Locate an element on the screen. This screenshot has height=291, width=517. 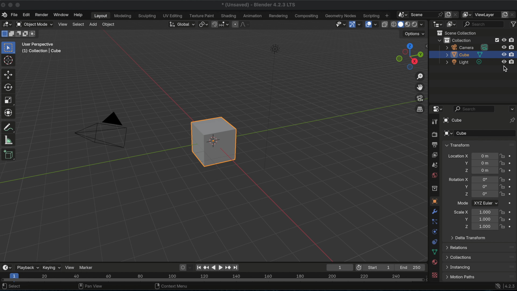
animate property is located at coordinates (512, 178).